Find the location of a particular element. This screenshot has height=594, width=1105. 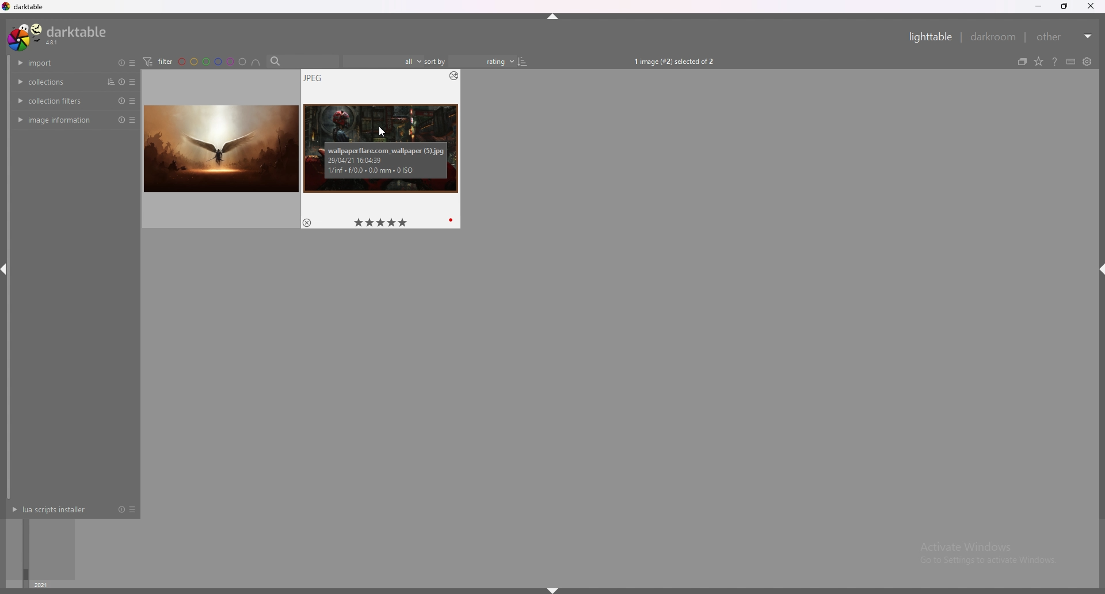

including color labels is located at coordinates (256, 63).